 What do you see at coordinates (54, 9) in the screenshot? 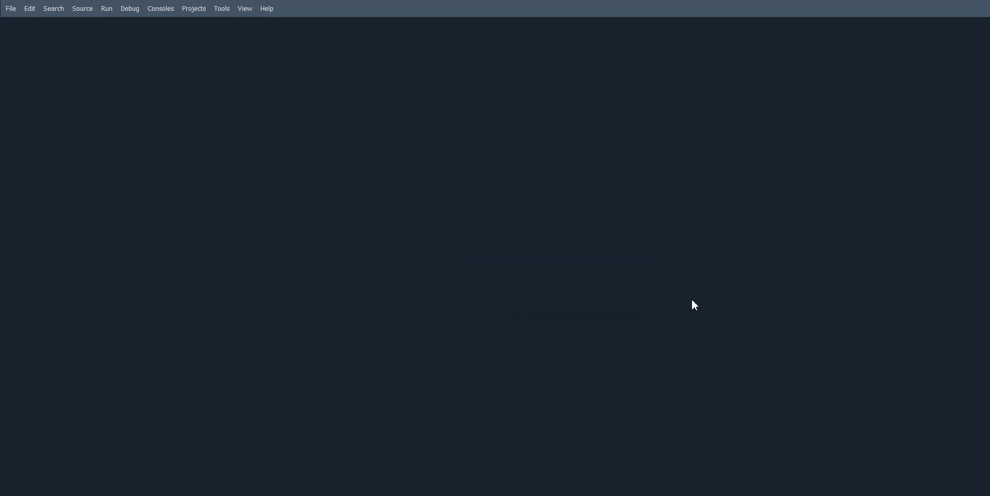
I see `Search` at bounding box center [54, 9].